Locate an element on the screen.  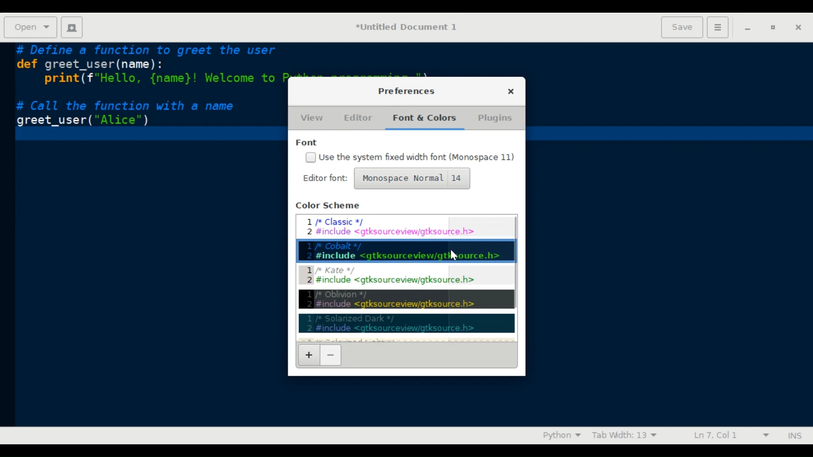
Monospace Normal 14 is located at coordinates (411, 179).